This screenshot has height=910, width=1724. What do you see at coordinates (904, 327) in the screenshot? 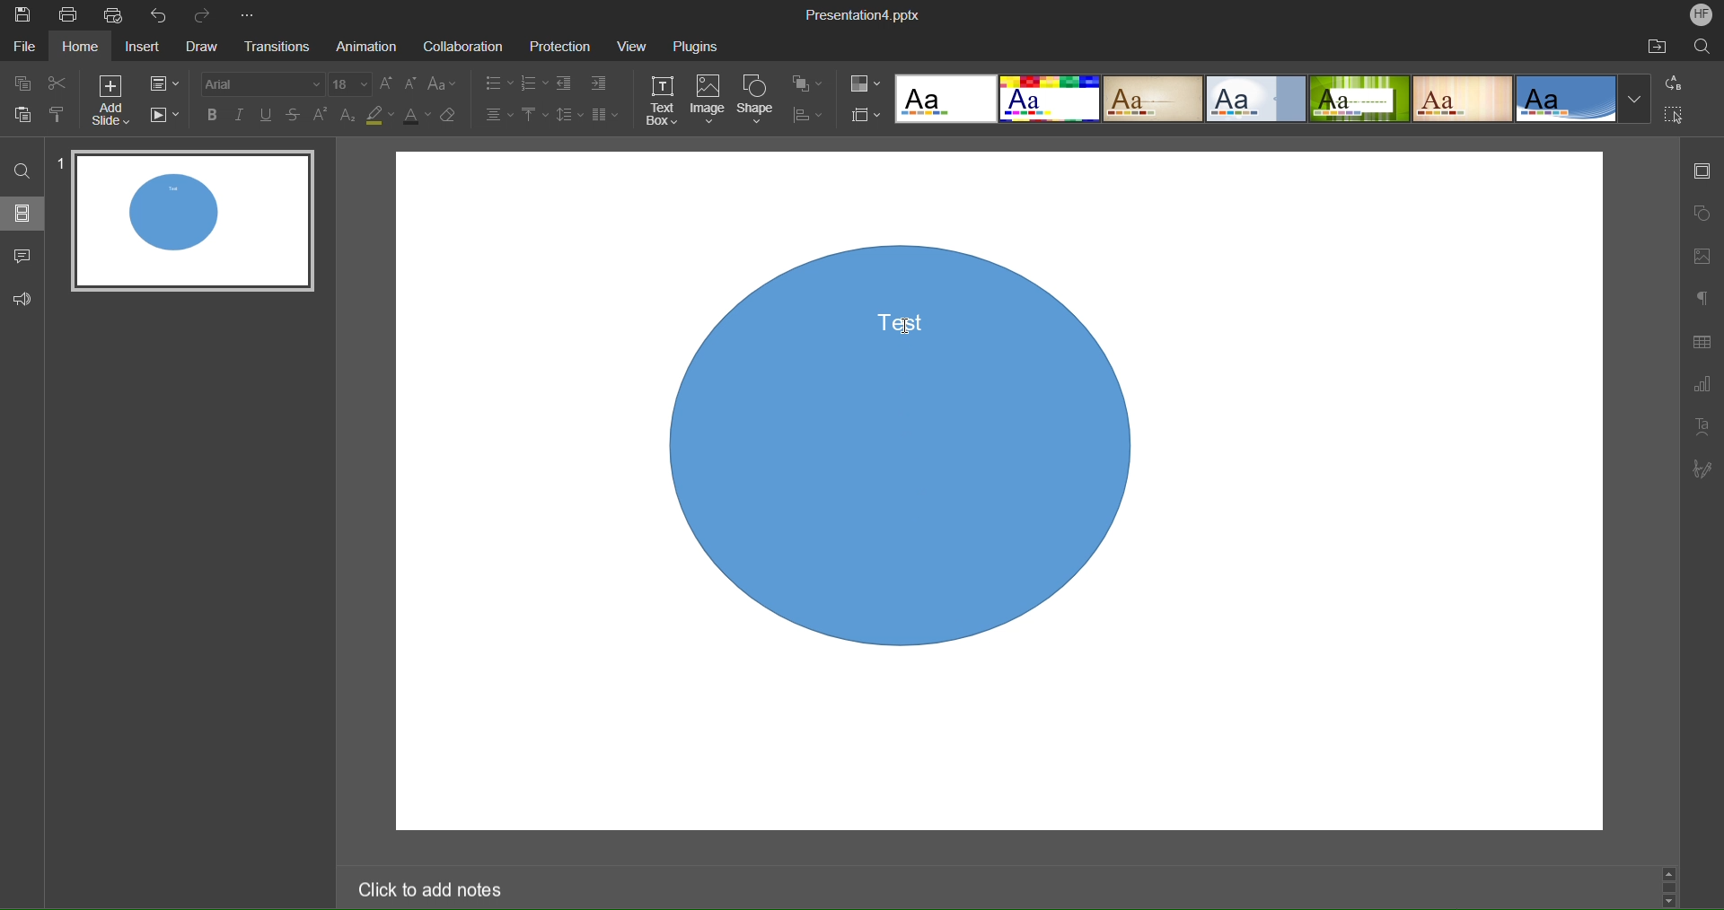
I see `cursor` at bounding box center [904, 327].